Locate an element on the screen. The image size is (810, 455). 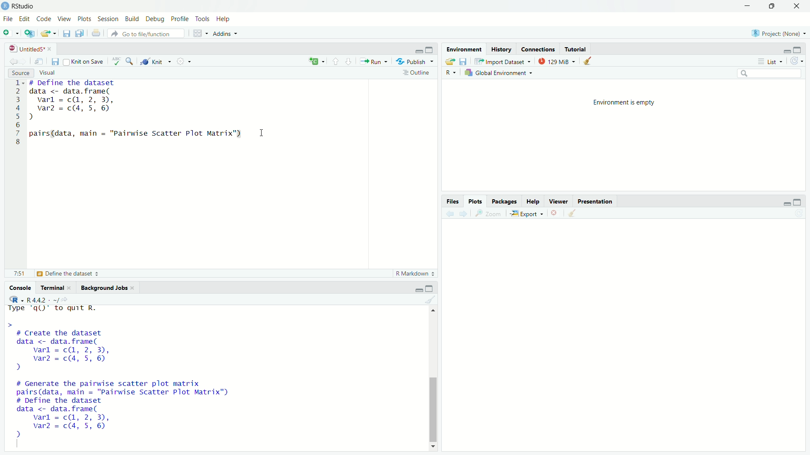
File is located at coordinates (8, 19).